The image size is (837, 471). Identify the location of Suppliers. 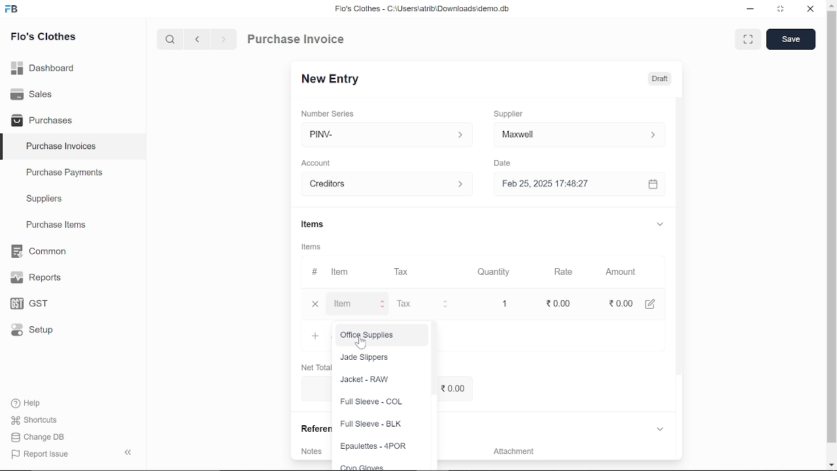
(44, 199).